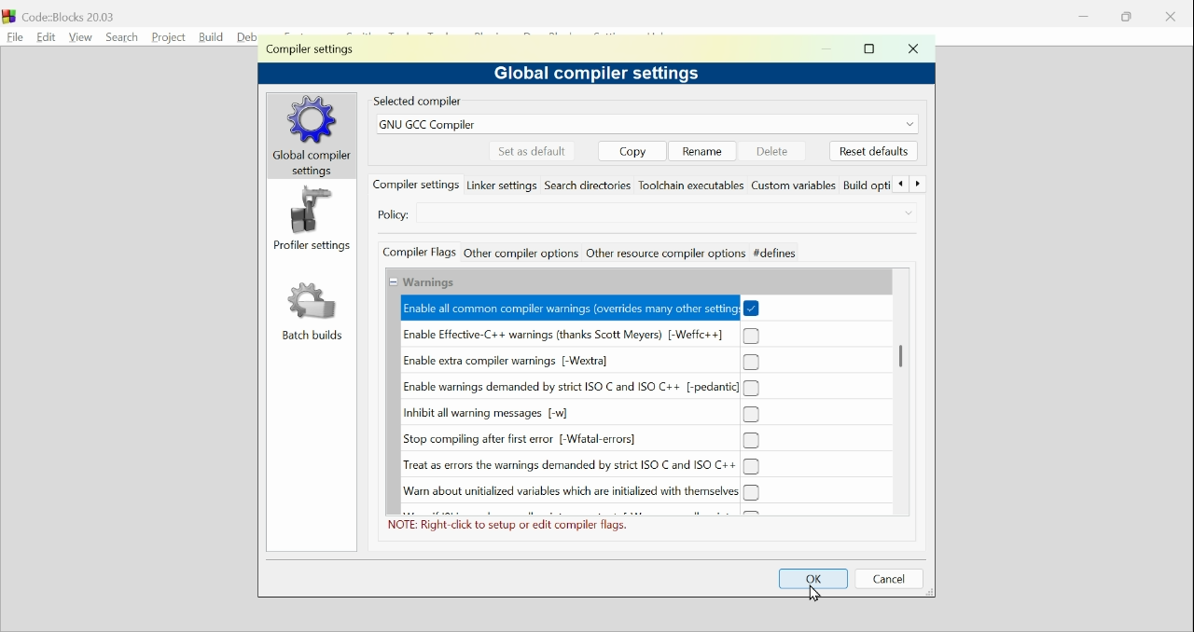 The image size is (1194, 632). Describe the element at coordinates (581, 388) in the screenshot. I see `(un)check Enable warnings demanded by strict ISO C and ISO C++` at that location.